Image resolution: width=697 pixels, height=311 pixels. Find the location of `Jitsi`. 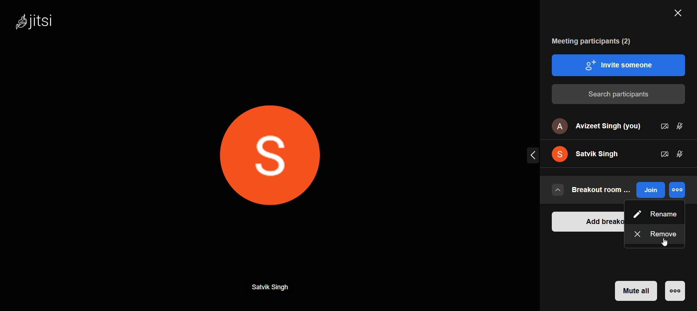

Jitsi is located at coordinates (44, 24).